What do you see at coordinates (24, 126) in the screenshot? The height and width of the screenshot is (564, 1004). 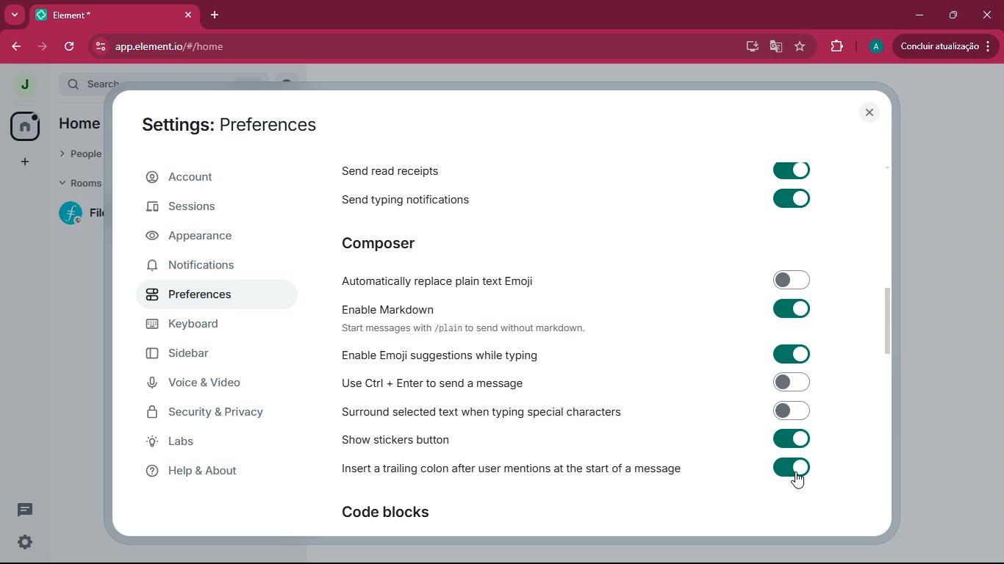 I see `home` at bounding box center [24, 126].